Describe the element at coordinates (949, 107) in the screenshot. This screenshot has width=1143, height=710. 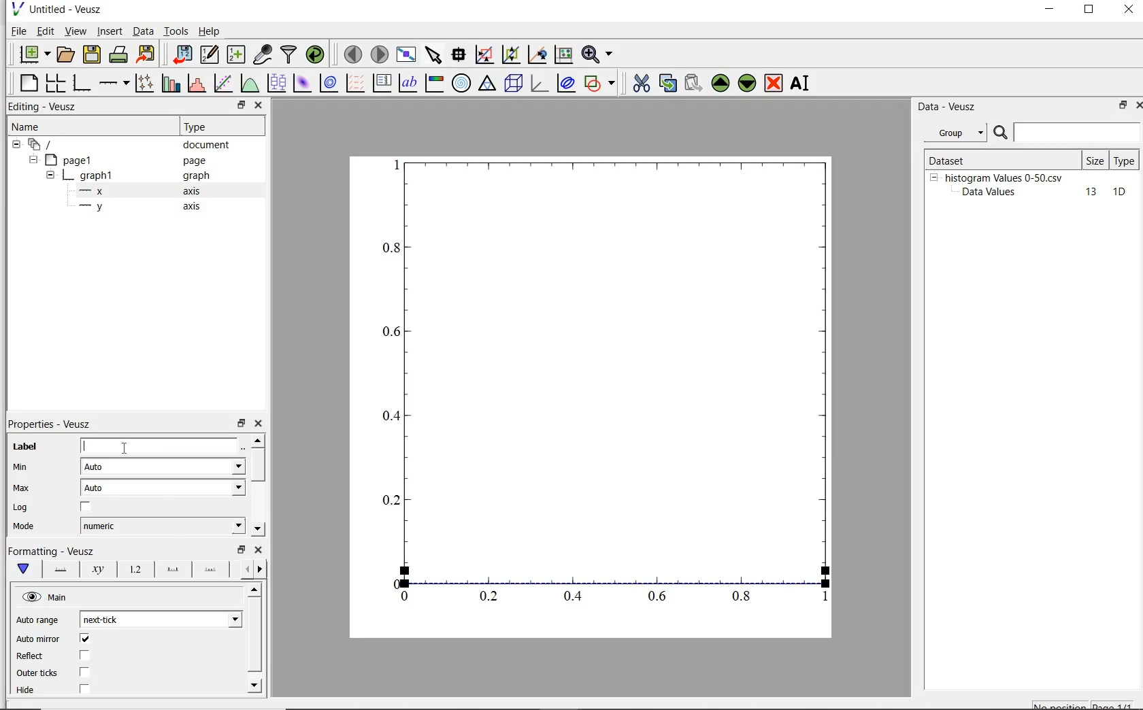
I see `Data - veusz` at that location.